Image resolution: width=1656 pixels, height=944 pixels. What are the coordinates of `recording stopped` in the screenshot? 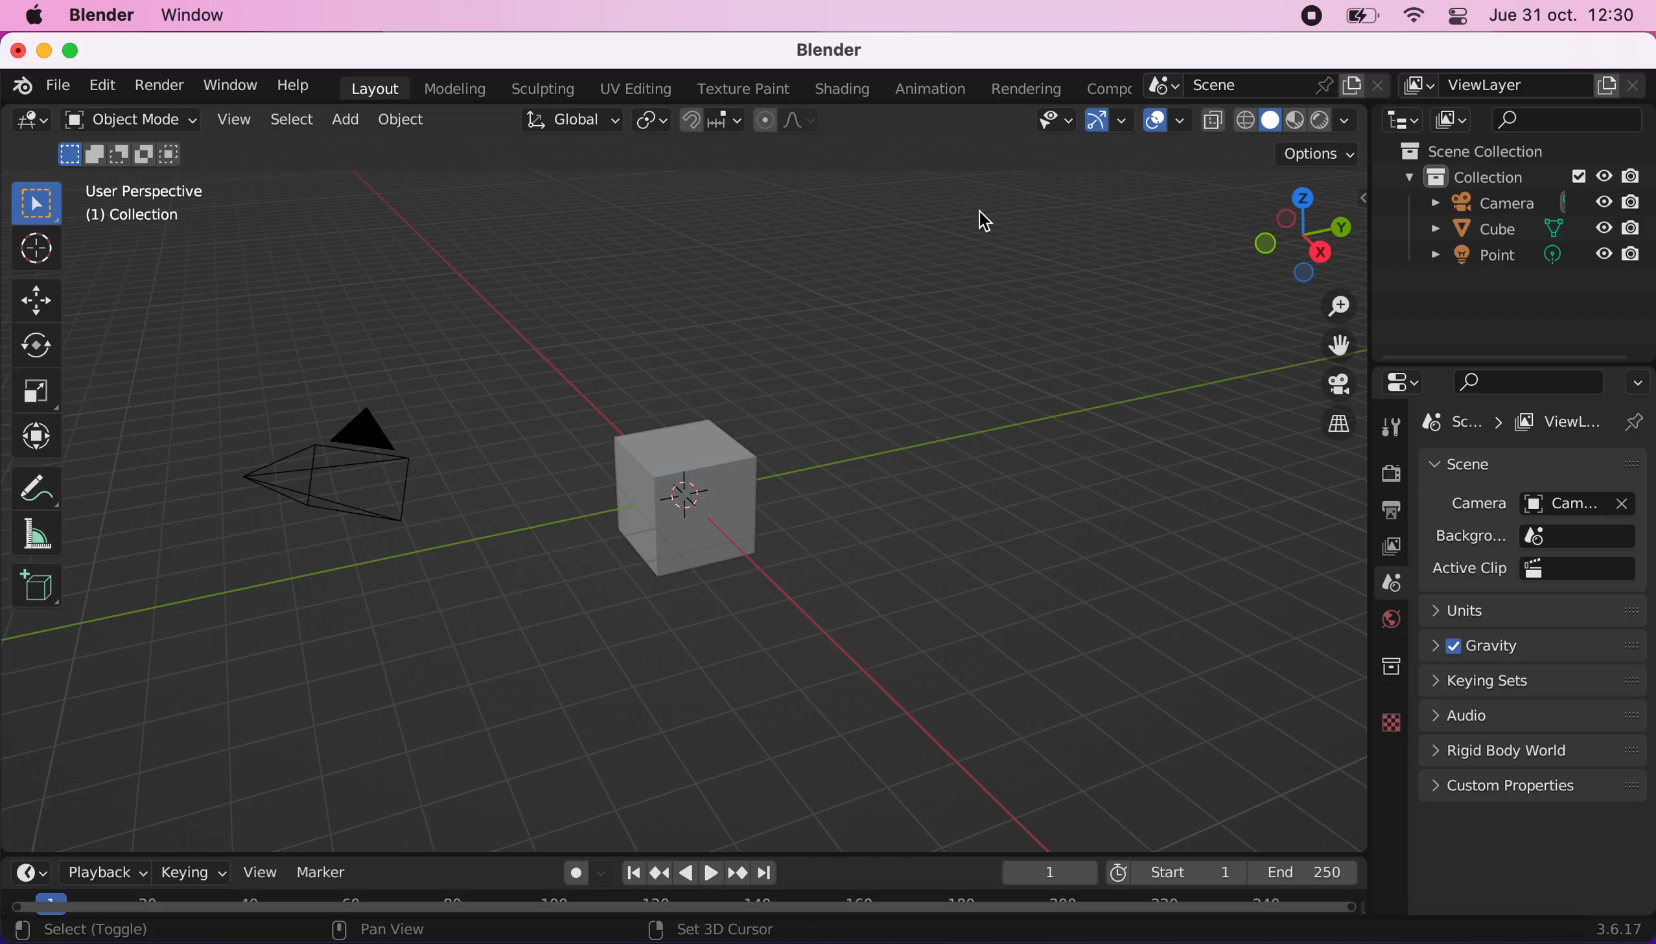 It's located at (1313, 17).